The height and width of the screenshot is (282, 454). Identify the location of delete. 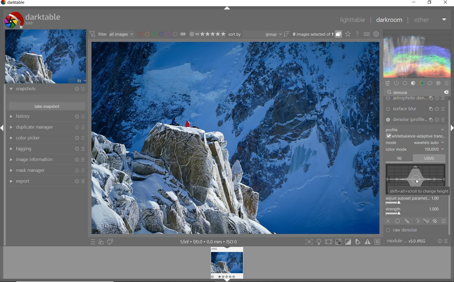
(446, 92).